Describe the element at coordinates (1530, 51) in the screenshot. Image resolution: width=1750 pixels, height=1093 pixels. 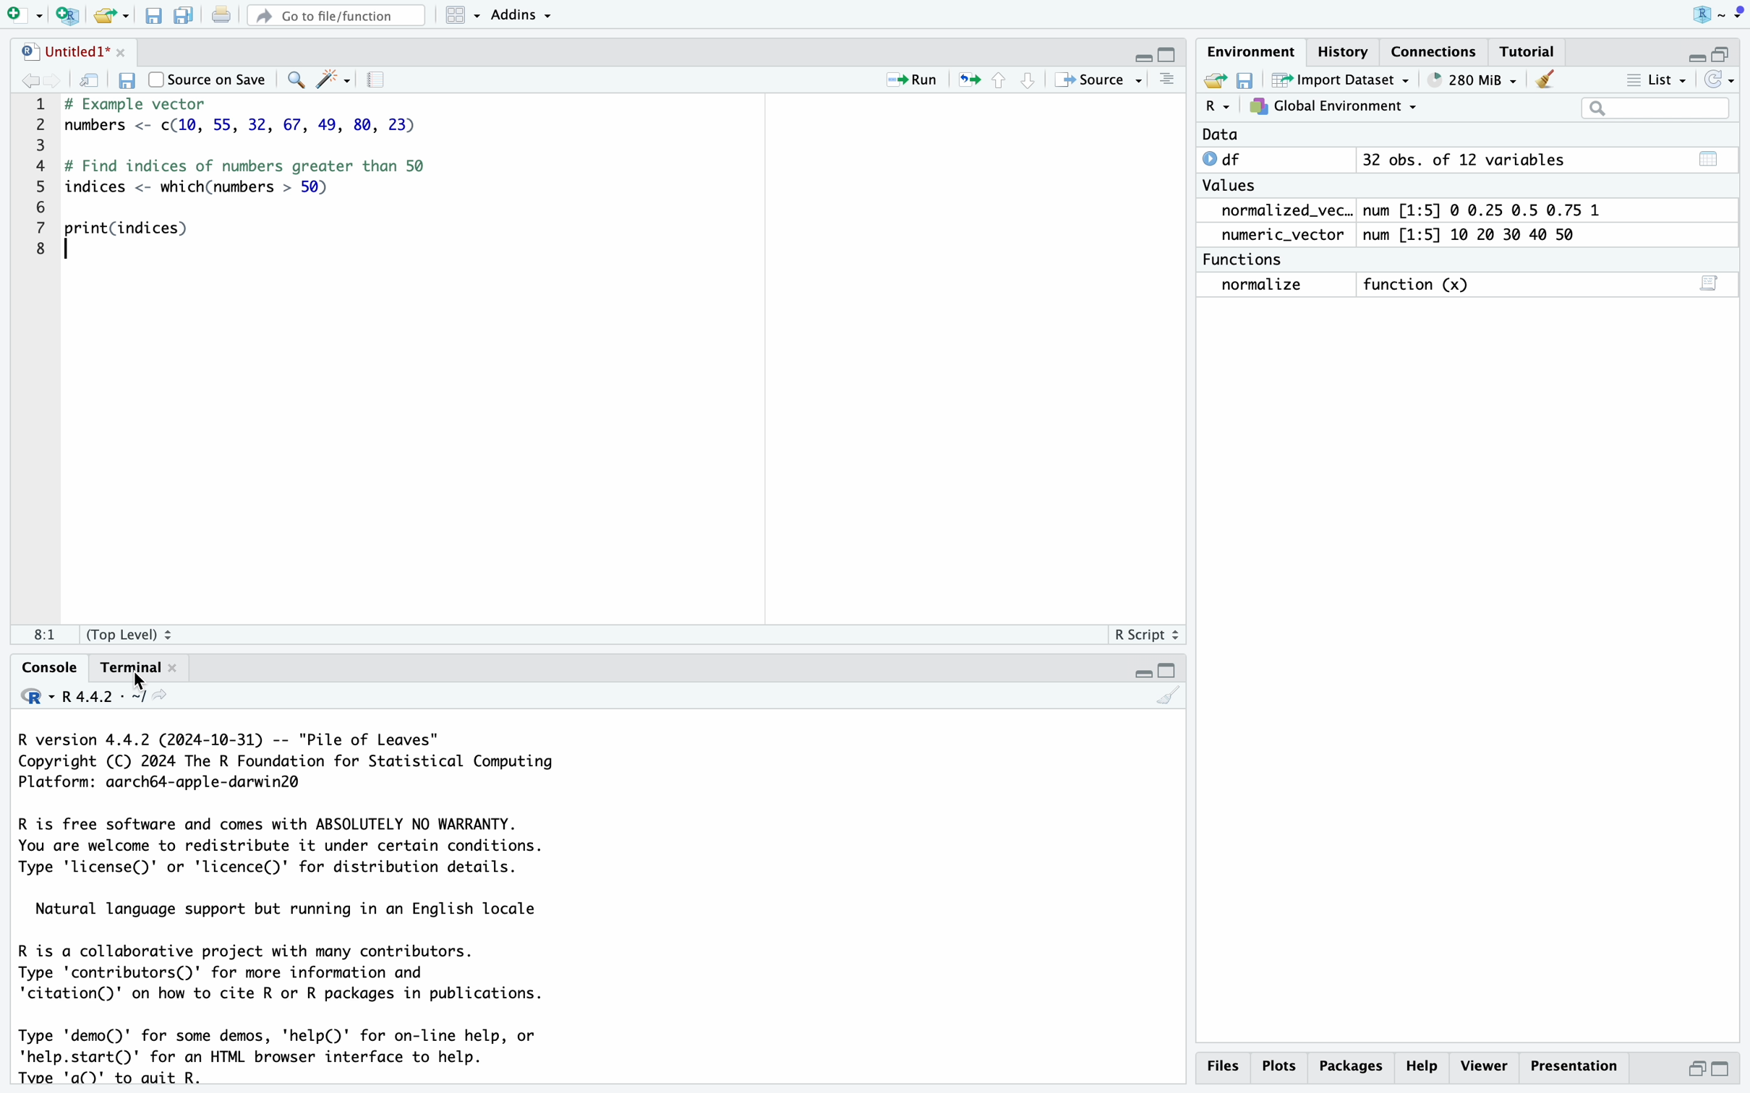
I see `Tutorial` at that location.